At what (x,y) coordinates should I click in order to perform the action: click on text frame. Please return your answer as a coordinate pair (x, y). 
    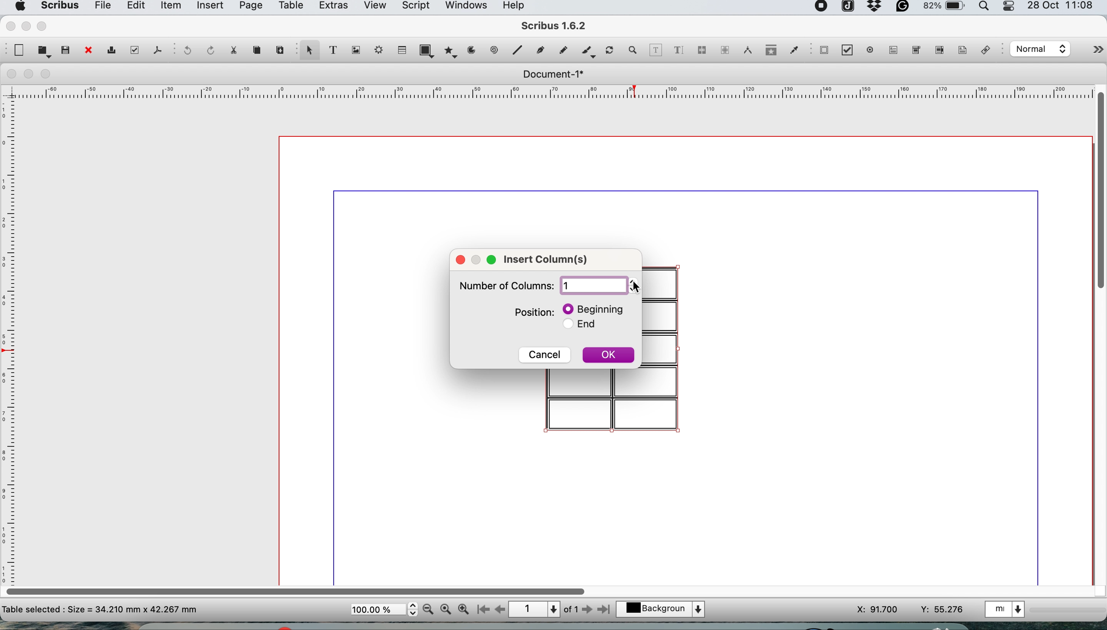
    Looking at the image, I should click on (332, 51).